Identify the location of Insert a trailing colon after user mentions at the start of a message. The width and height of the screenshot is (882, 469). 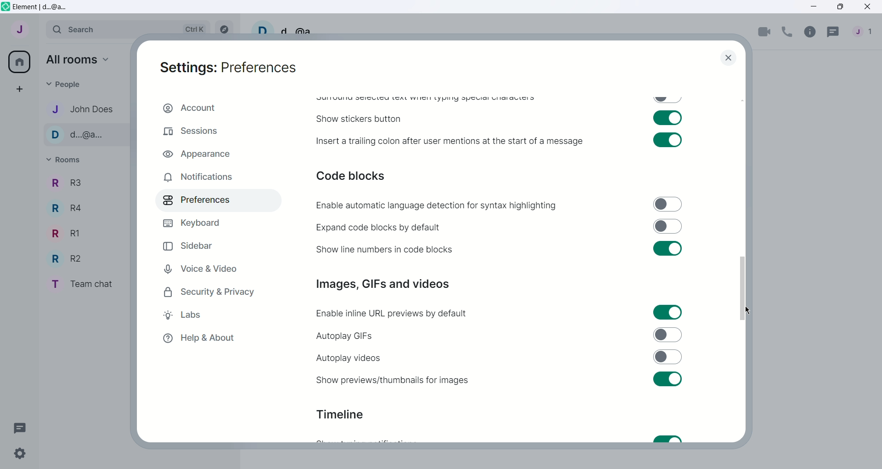
(451, 141).